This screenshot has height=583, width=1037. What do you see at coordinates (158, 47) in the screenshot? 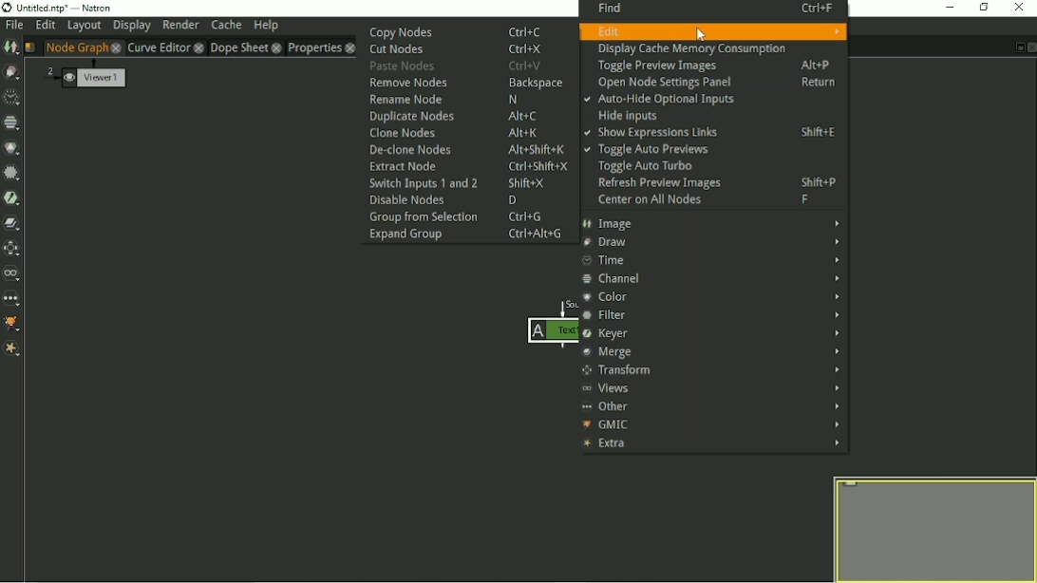
I see `Curve Editor` at bounding box center [158, 47].